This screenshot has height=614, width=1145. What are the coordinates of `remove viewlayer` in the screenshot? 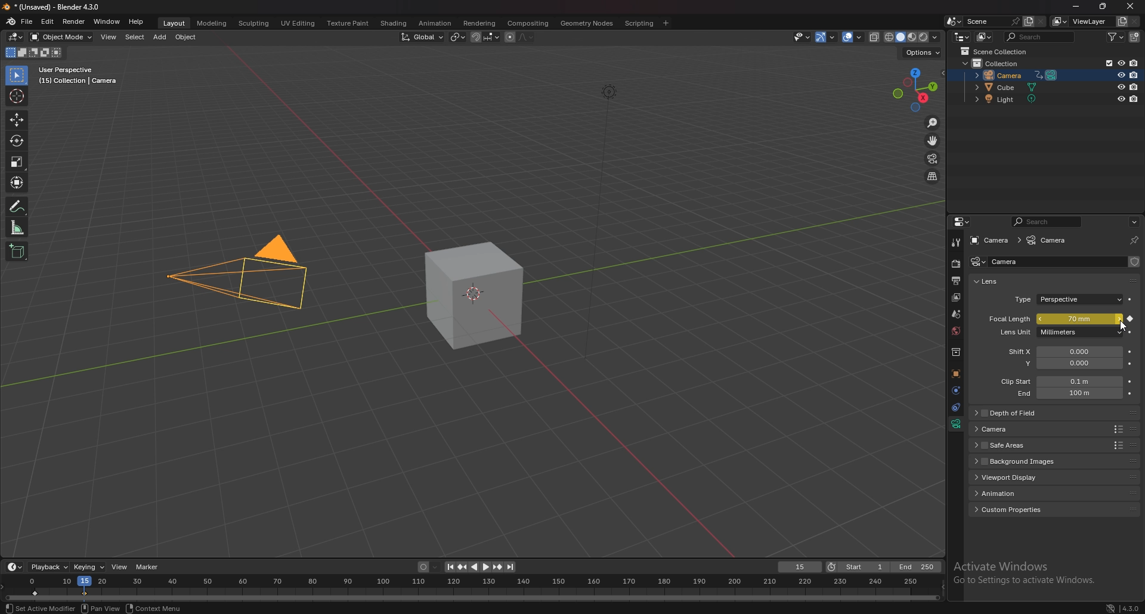 It's located at (1135, 21).